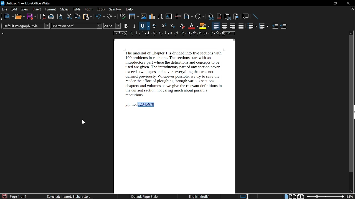  I want to click on insert comment, so click(245, 16).